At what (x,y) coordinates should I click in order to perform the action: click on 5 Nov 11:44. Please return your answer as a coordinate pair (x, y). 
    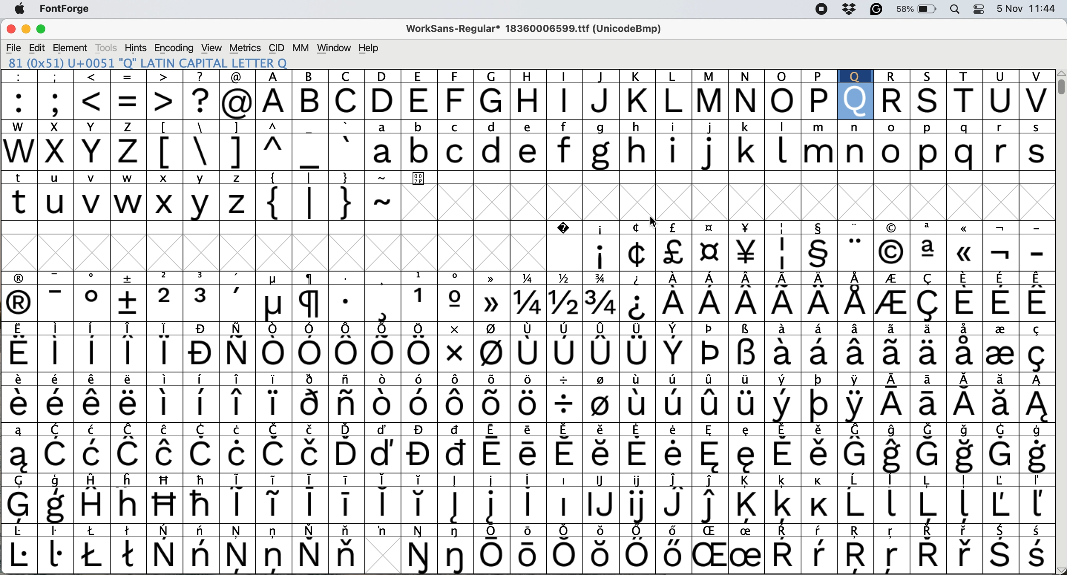
    Looking at the image, I should click on (1027, 10).